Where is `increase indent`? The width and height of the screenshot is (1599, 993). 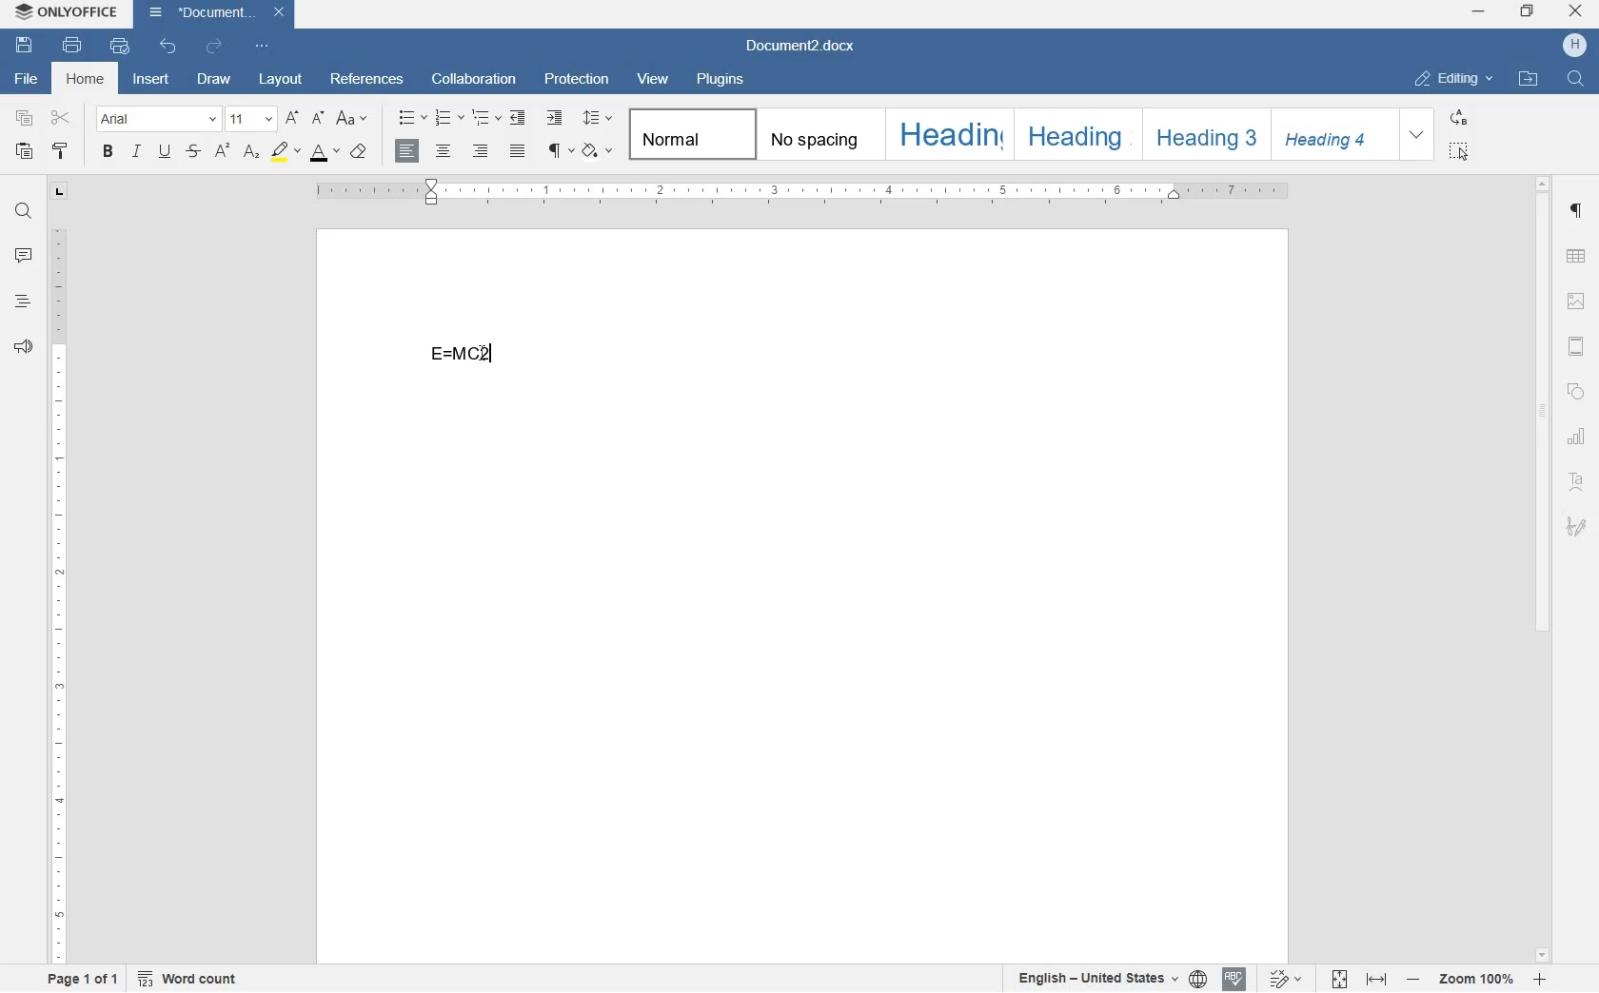
increase indent is located at coordinates (554, 117).